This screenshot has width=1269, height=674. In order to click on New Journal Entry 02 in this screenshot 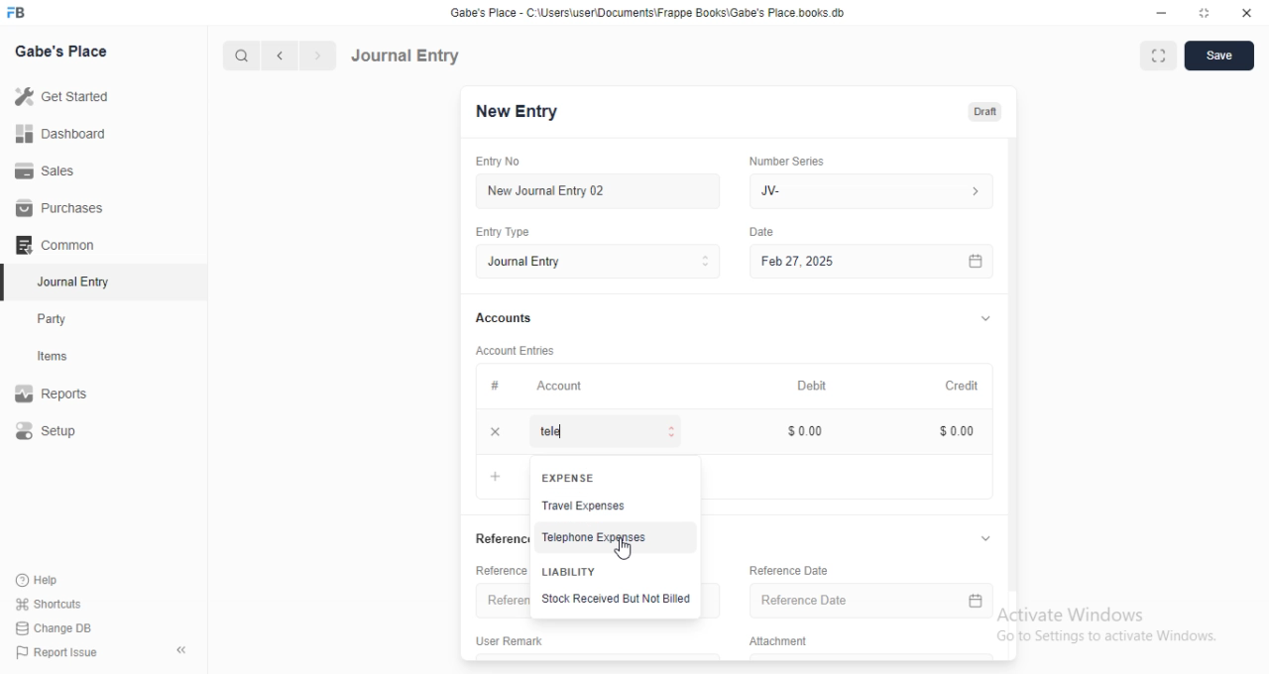, I will do `click(600, 191)`.